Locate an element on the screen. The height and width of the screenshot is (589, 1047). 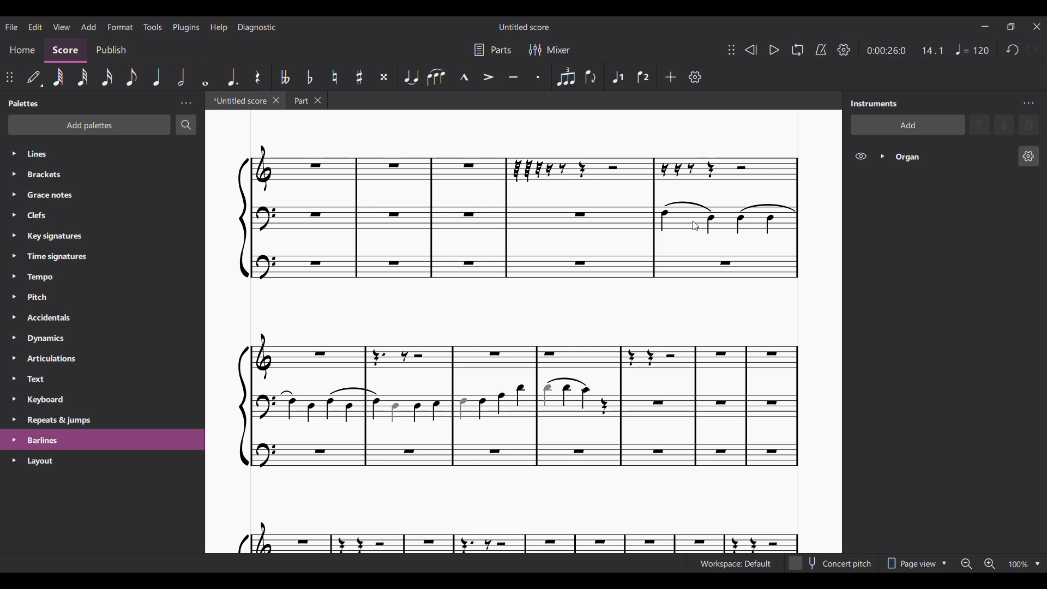
Tuplet is located at coordinates (565, 77).